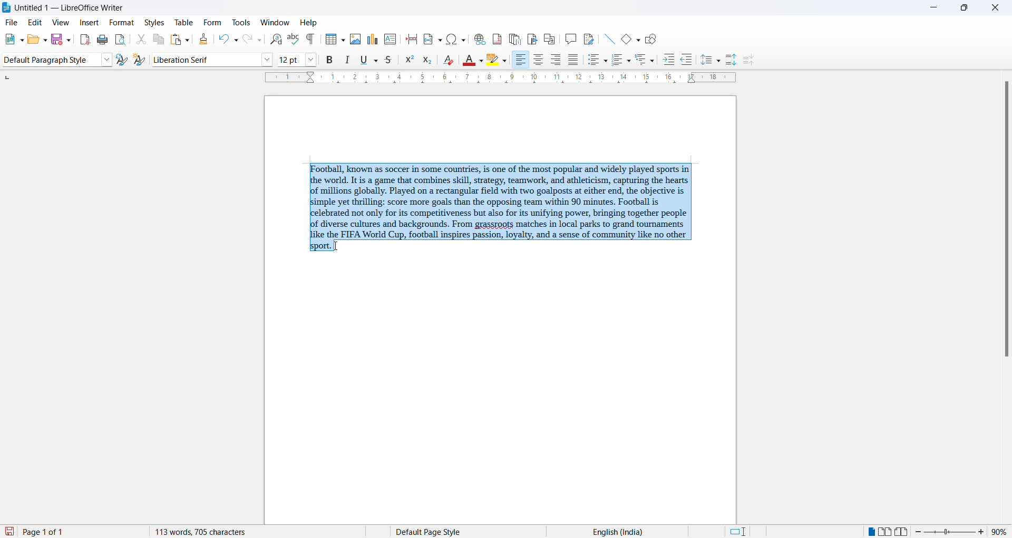  What do you see at coordinates (36, 23) in the screenshot?
I see `edit` at bounding box center [36, 23].